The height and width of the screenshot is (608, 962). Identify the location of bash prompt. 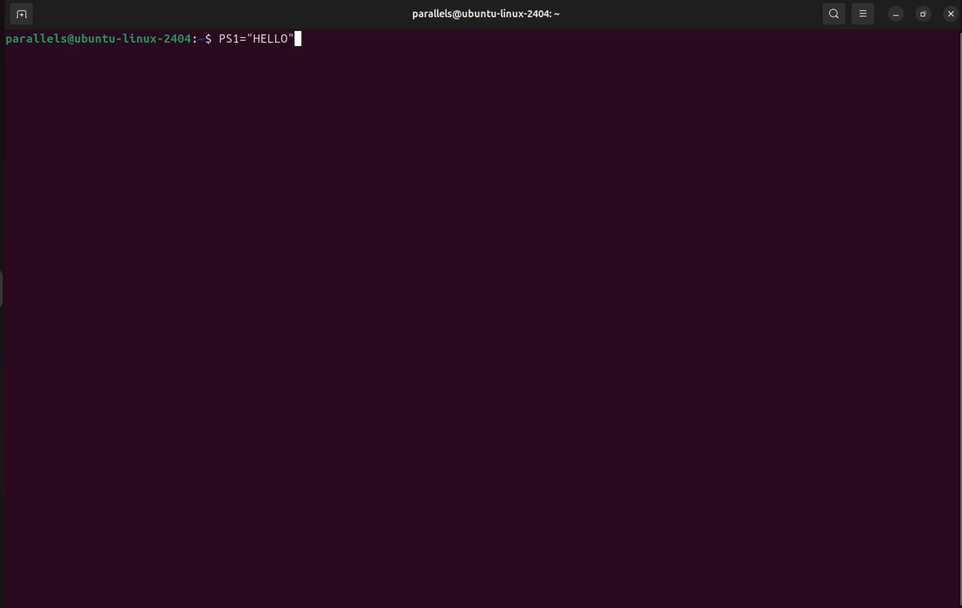
(108, 39).